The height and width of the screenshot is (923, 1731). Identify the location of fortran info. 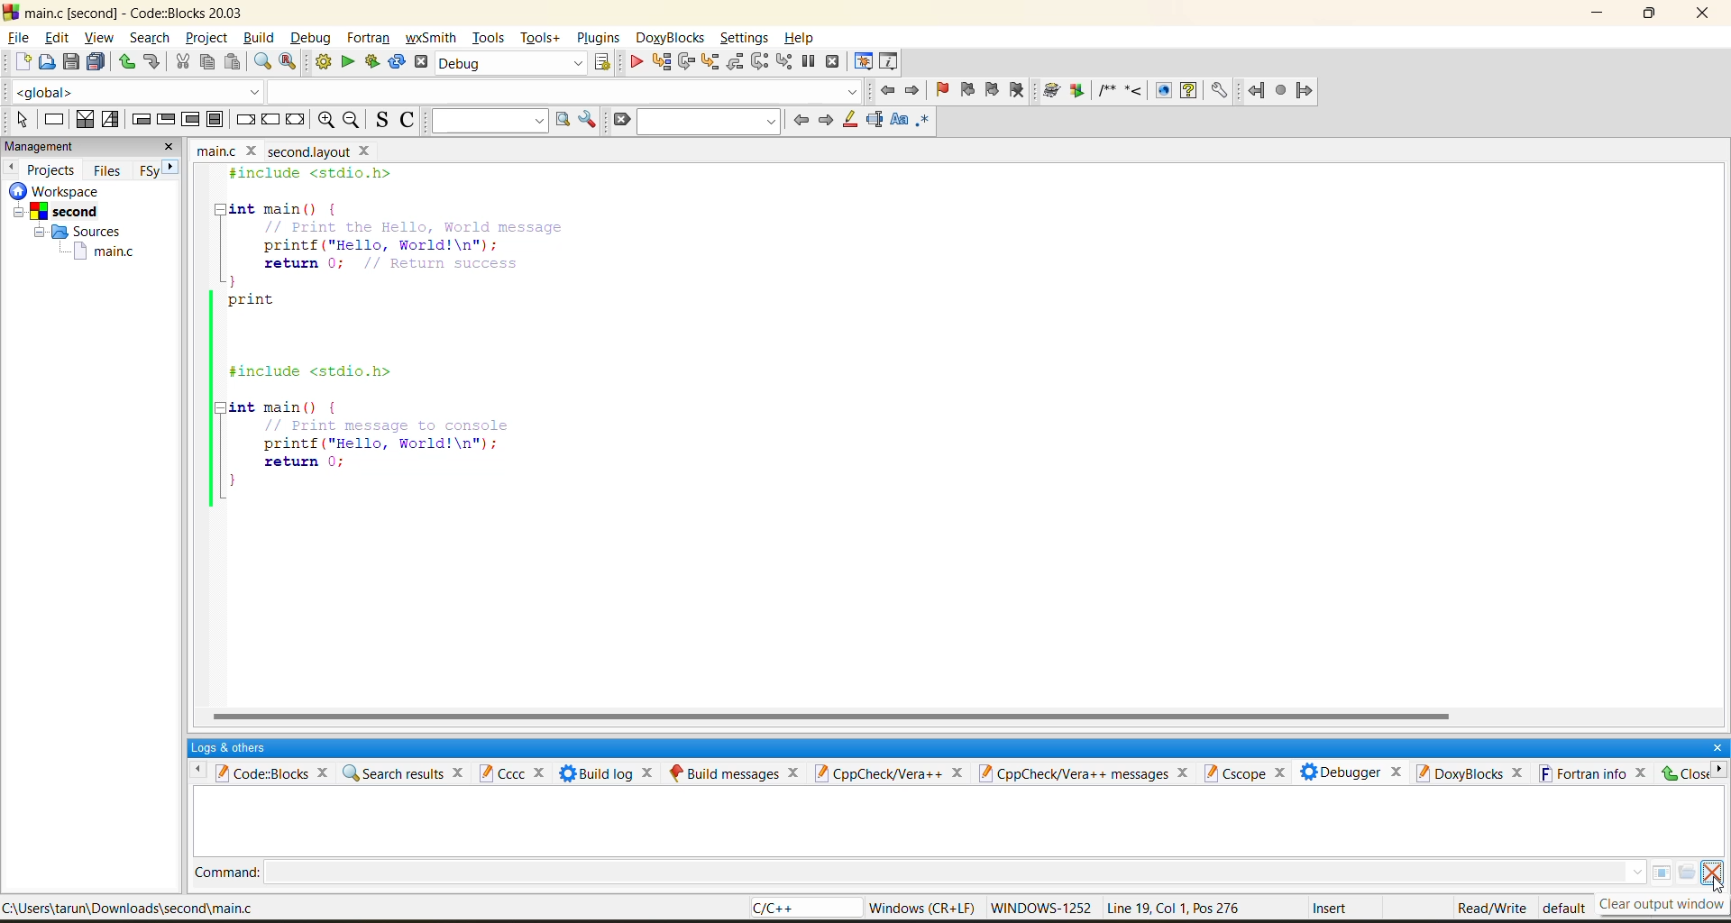
(1591, 772).